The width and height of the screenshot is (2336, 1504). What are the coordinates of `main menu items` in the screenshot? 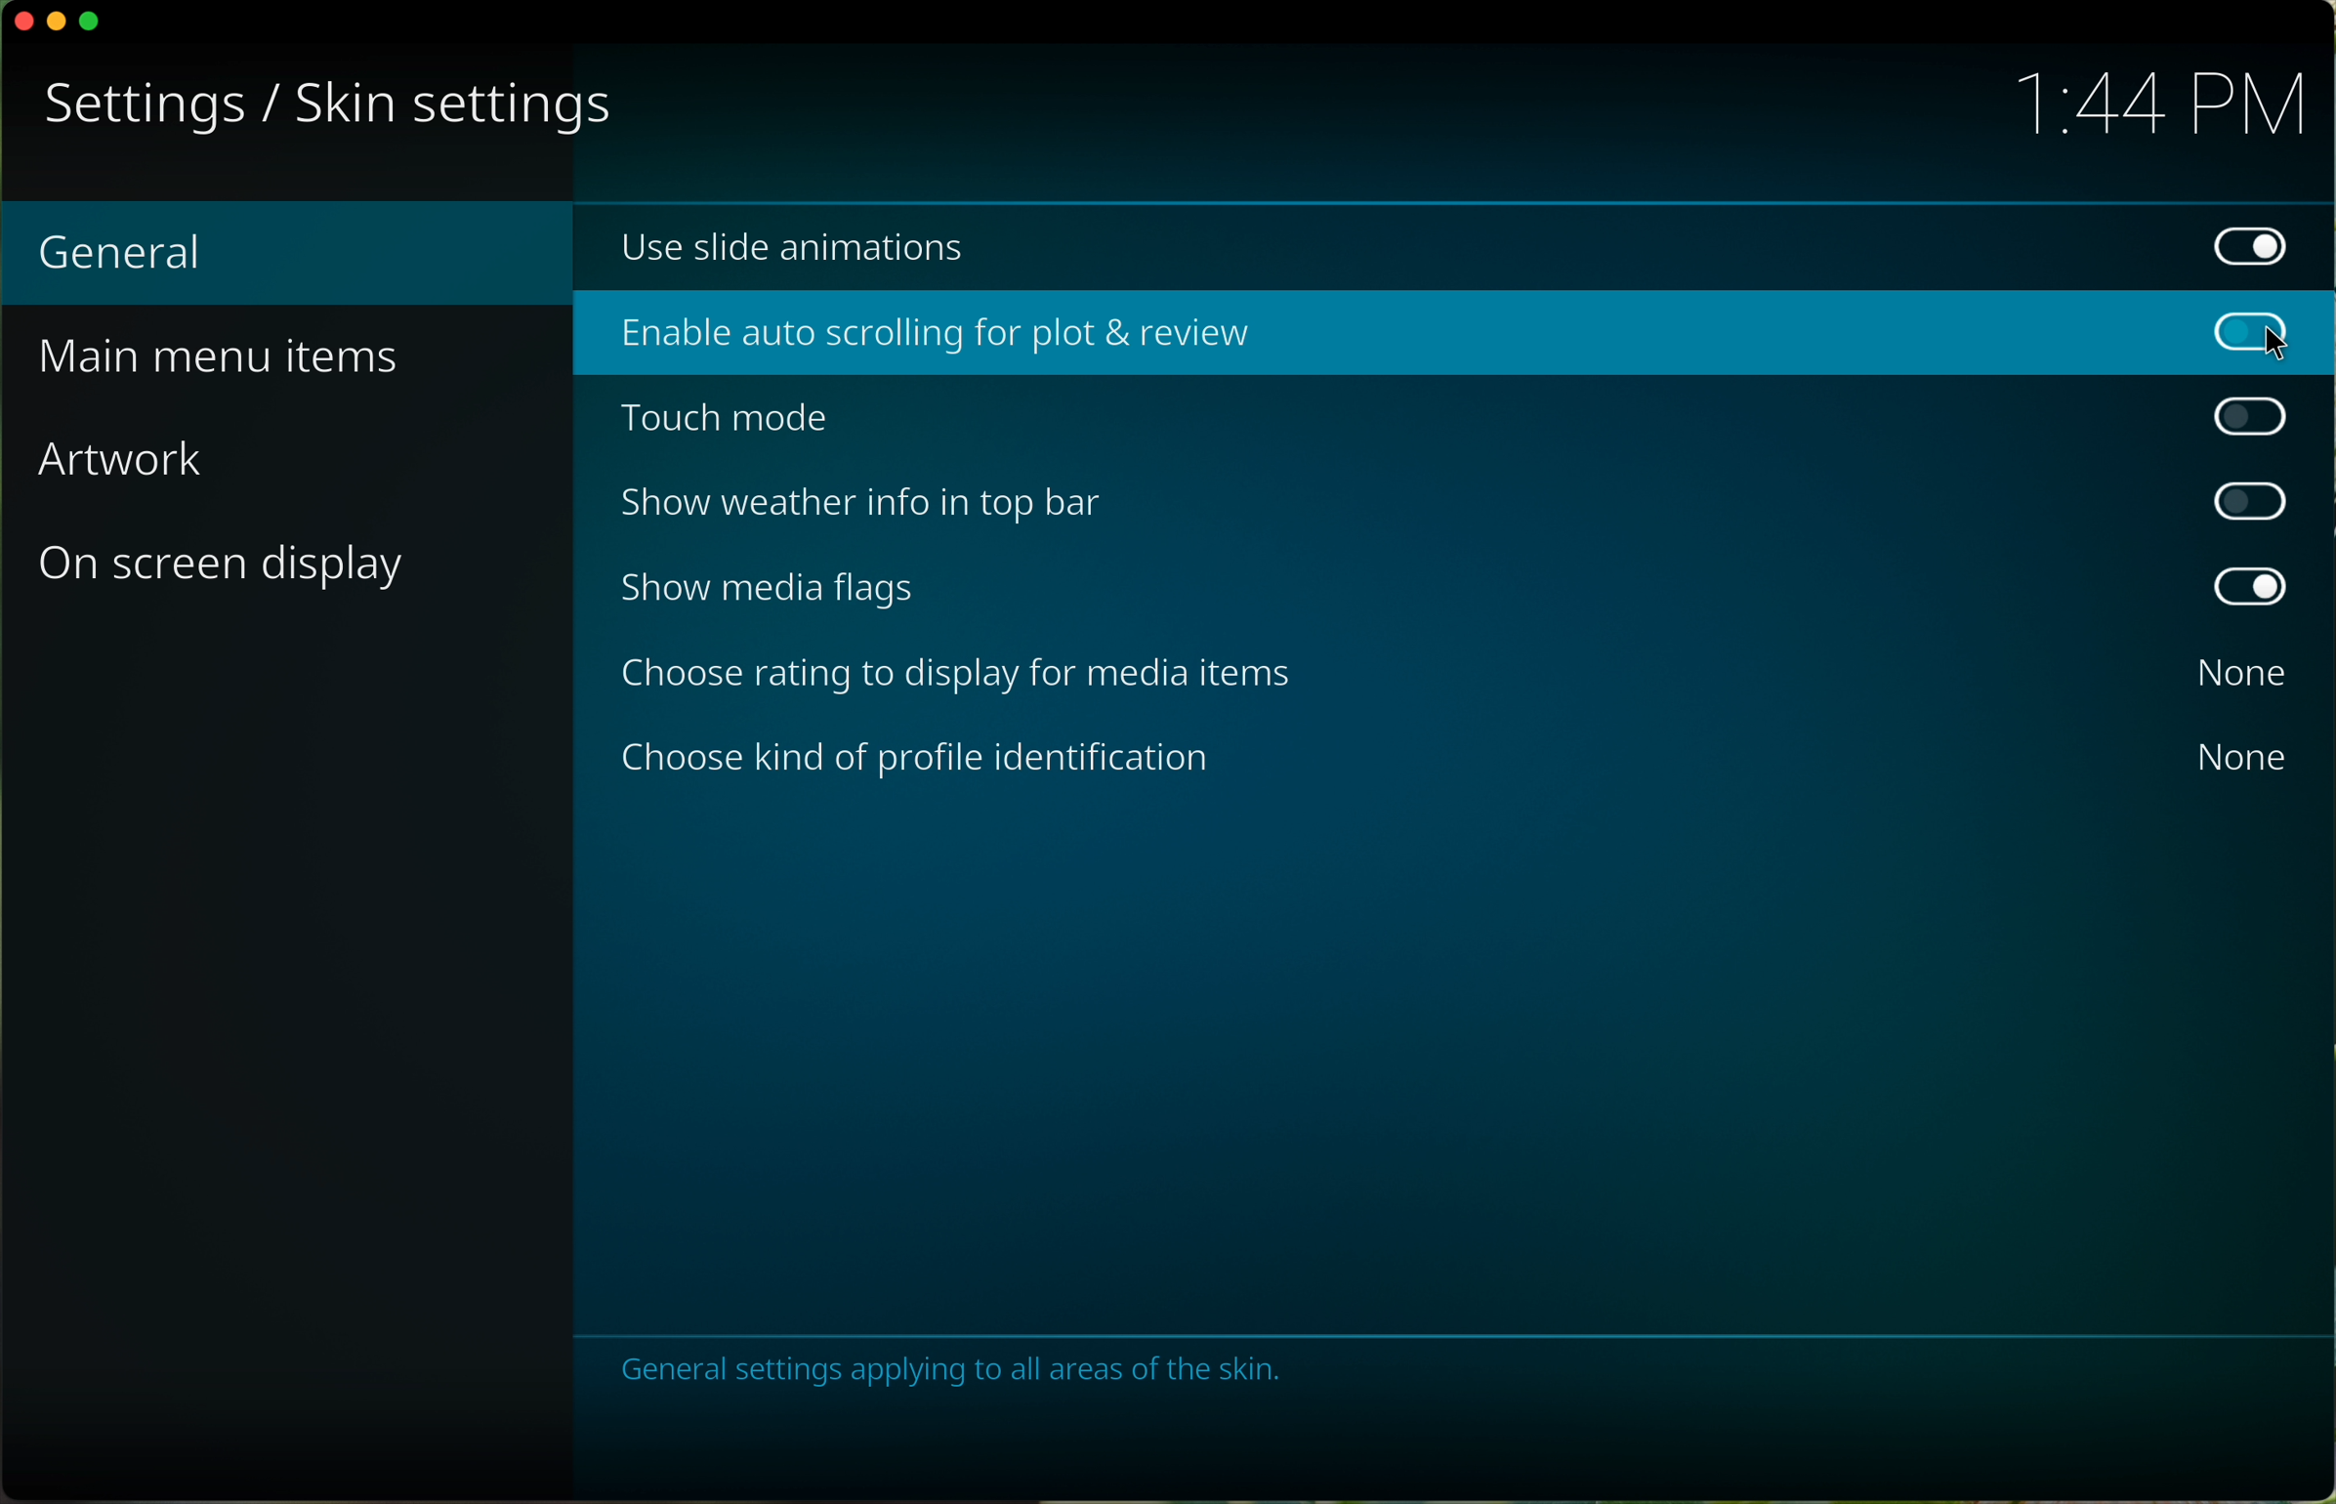 It's located at (230, 360).